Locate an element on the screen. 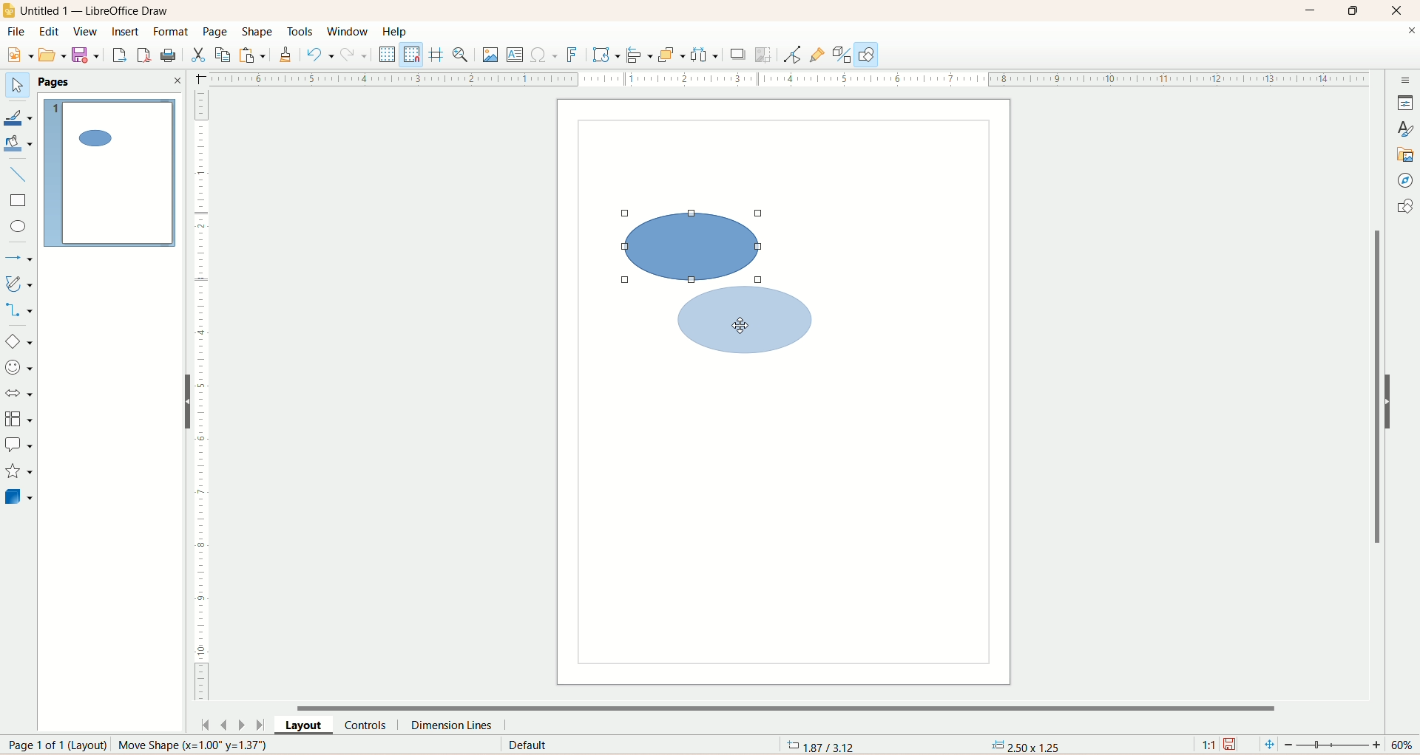 This screenshot has height=755, width=1420. new is located at coordinates (21, 55).